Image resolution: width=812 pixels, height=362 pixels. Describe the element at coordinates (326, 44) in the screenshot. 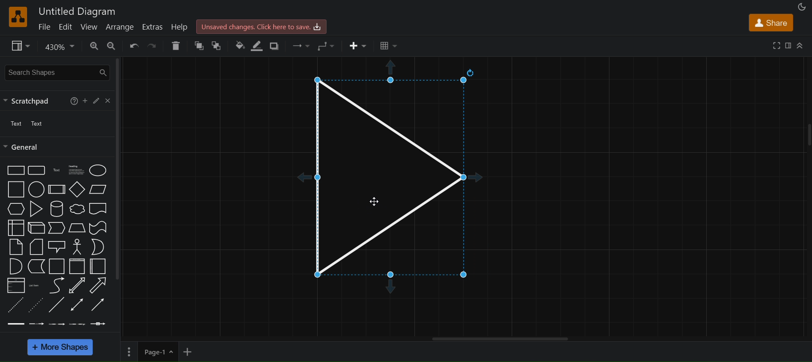

I see `waypoints` at that location.